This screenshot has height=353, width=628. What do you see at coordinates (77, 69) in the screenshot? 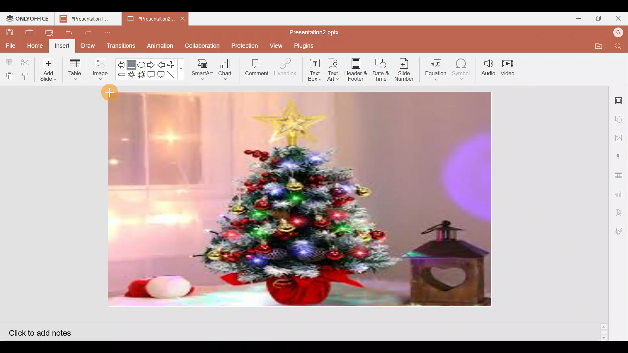
I see `Table` at bounding box center [77, 69].